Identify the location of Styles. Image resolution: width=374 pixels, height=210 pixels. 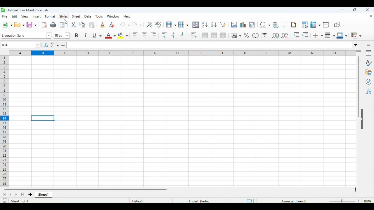
(63, 16).